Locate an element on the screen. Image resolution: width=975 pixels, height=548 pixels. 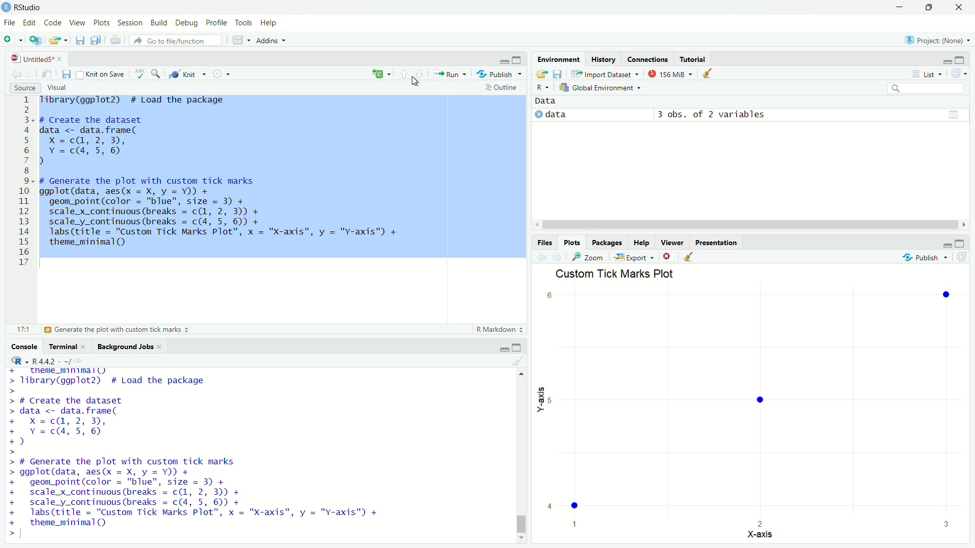
move up is located at coordinates (522, 376).